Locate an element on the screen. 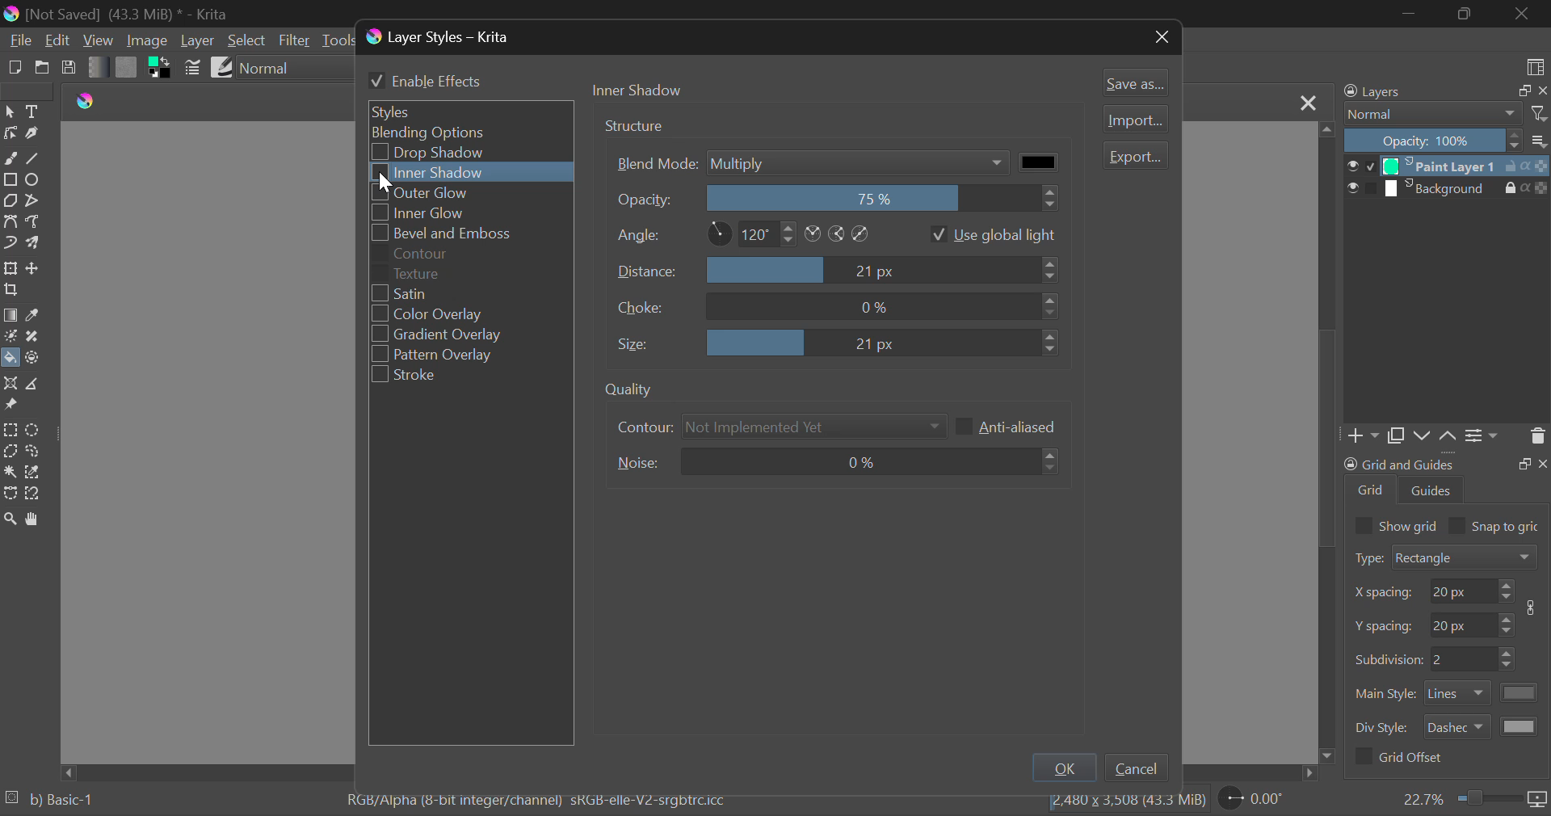 The height and width of the screenshot is (816, 1551). Delete Layer is located at coordinates (1536, 440).